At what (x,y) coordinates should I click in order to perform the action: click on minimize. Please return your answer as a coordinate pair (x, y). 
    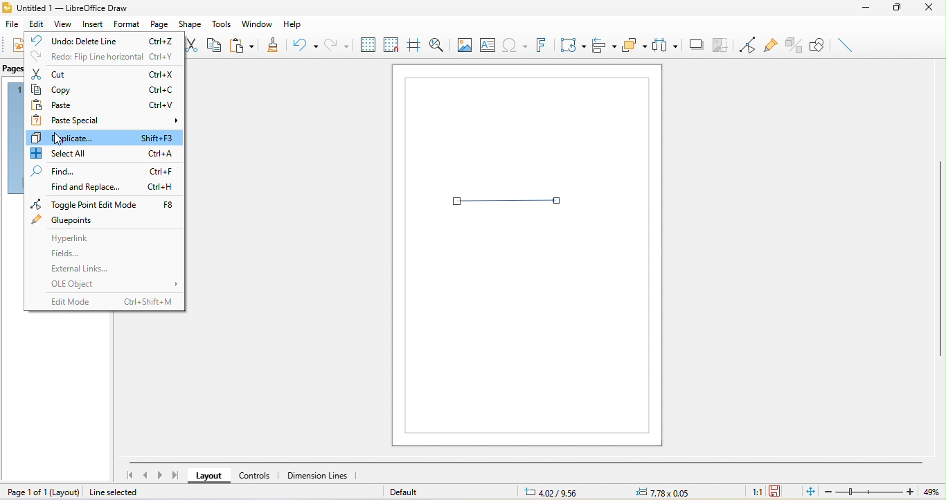
    Looking at the image, I should click on (866, 10).